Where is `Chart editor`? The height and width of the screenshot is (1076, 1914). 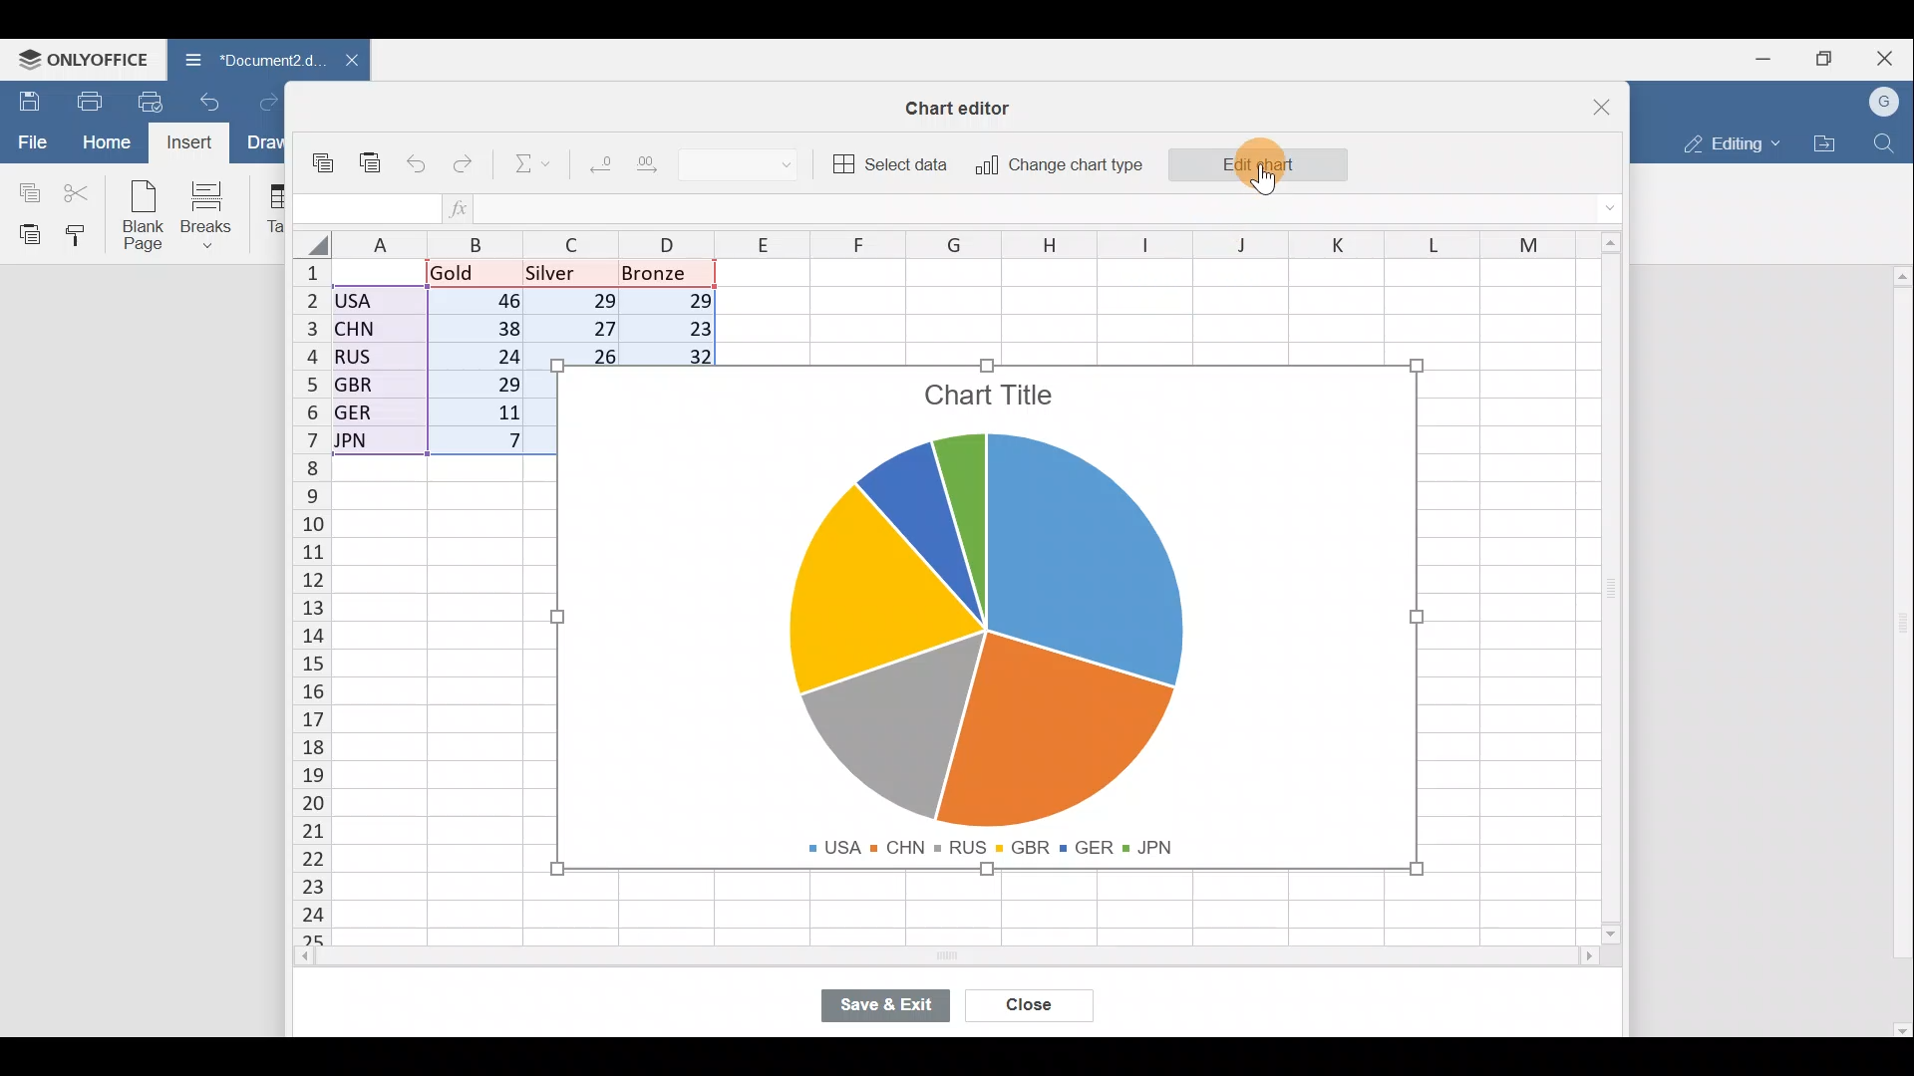
Chart editor is located at coordinates (967, 108).